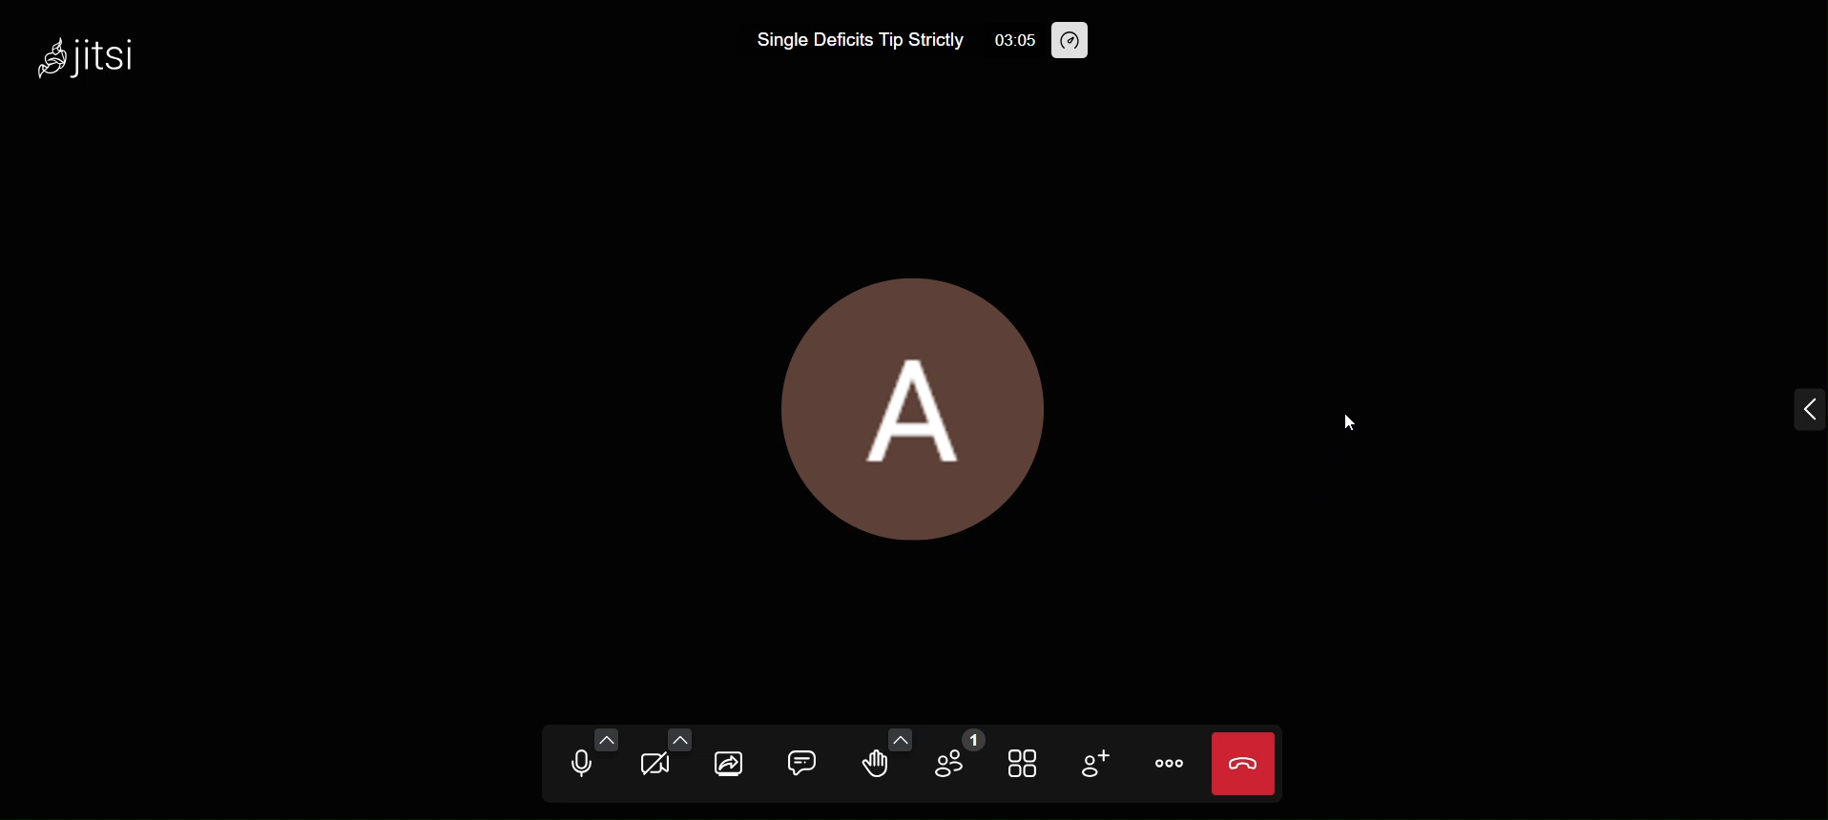 The height and width of the screenshot is (820, 1828). What do you see at coordinates (654, 767) in the screenshot?
I see `start camera` at bounding box center [654, 767].